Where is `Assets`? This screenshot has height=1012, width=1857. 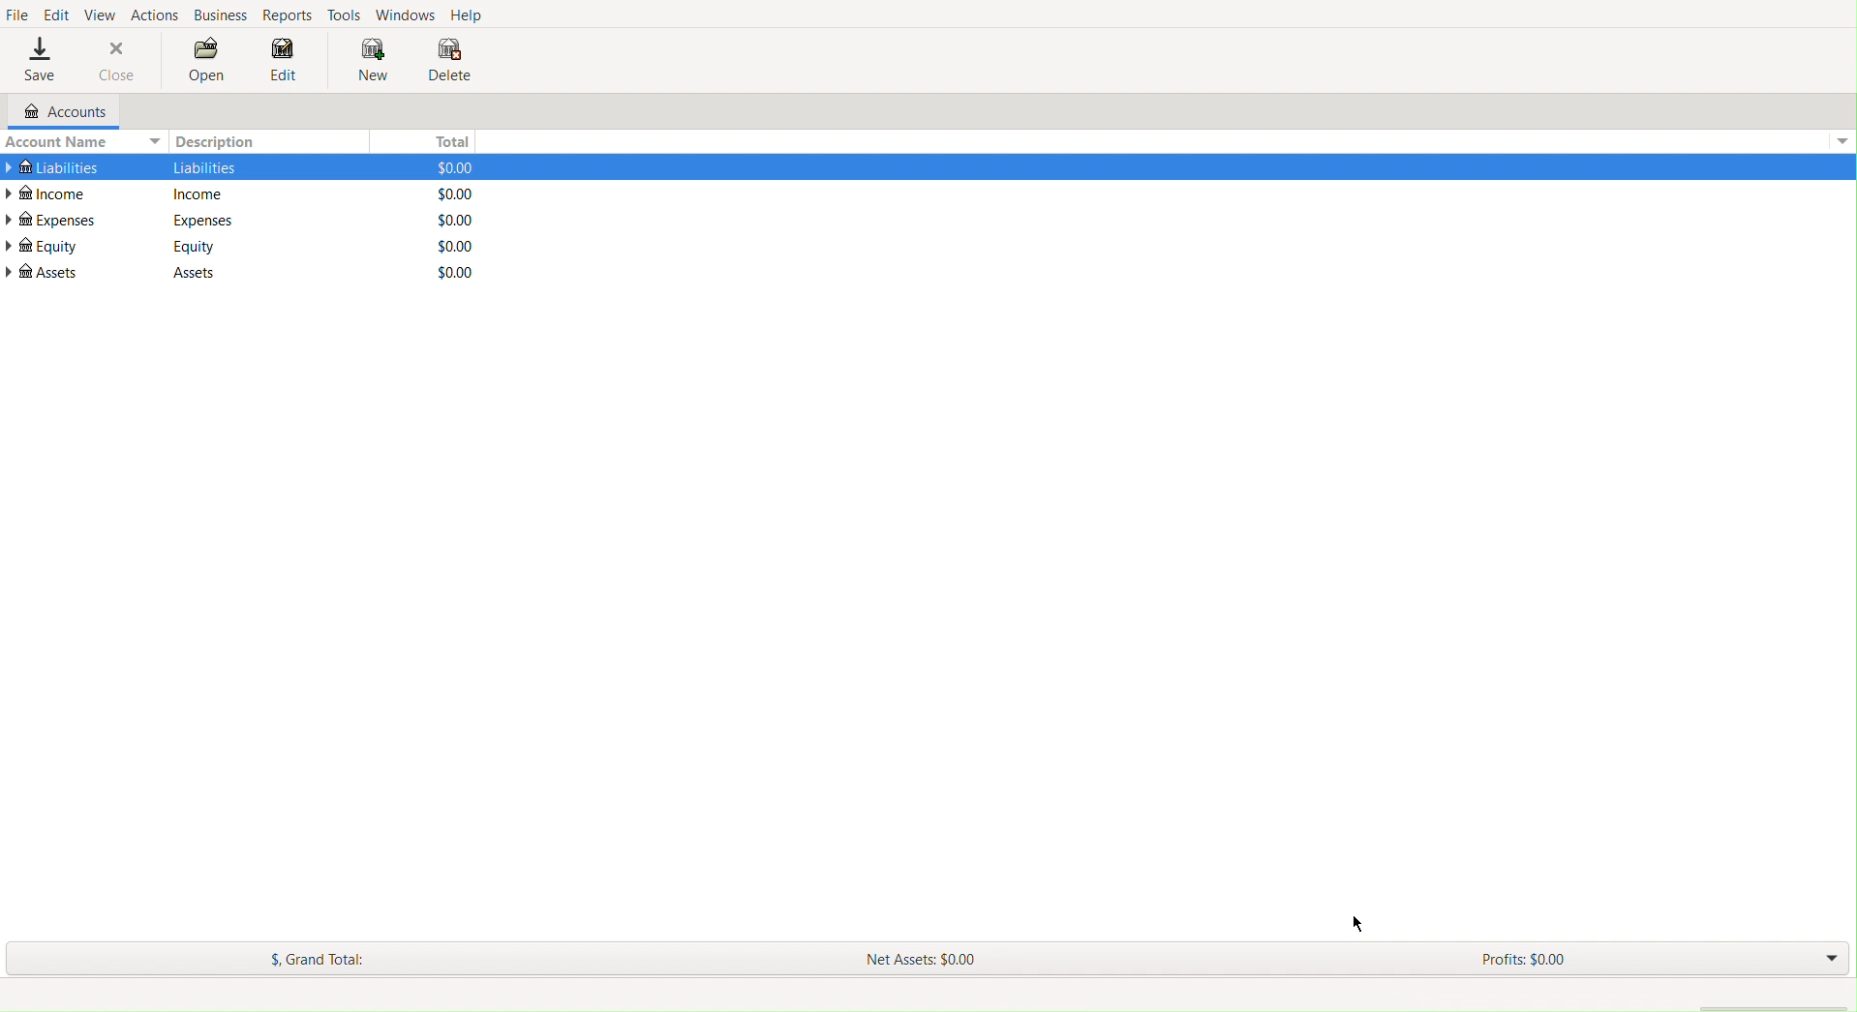
Assets is located at coordinates (45, 272).